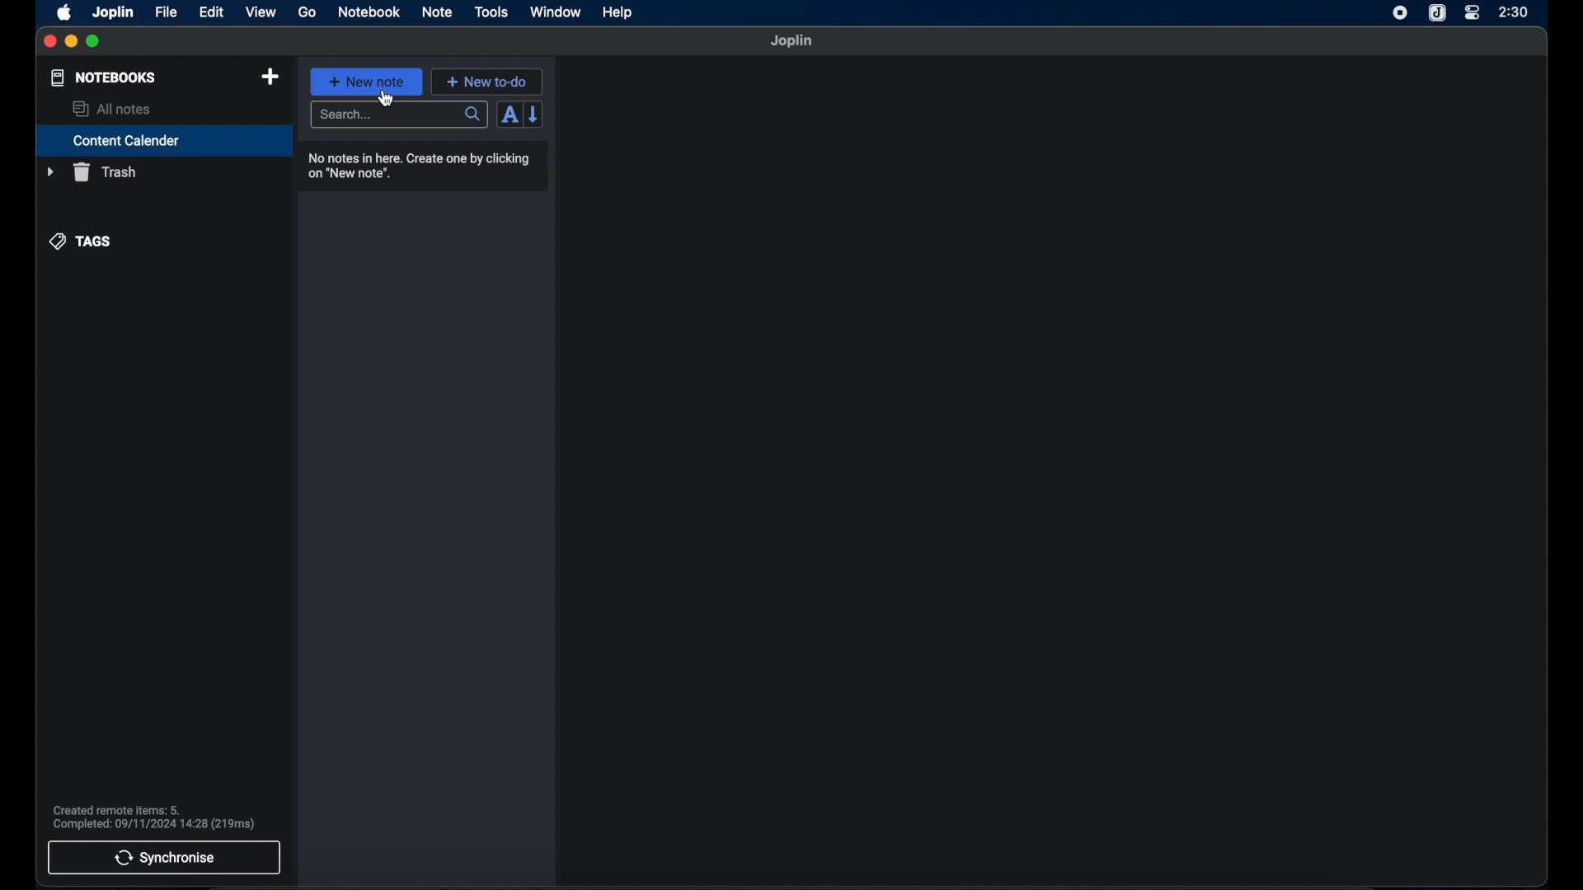  What do you see at coordinates (154, 815) in the screenshot?
I see `Created remote items:5 Completed 09/11/2014 14:28(219ms)` at bounding box center [154, 815].